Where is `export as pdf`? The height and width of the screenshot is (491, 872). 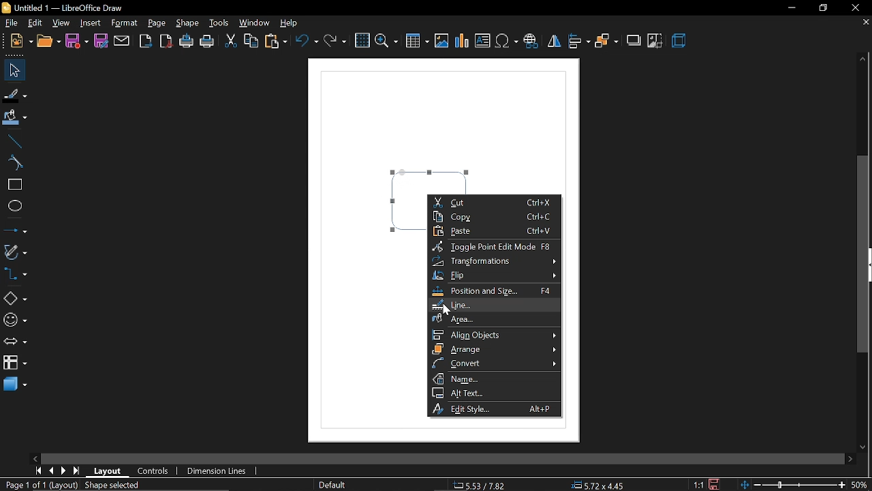 export as pdf is located at coordinates (167, 43).